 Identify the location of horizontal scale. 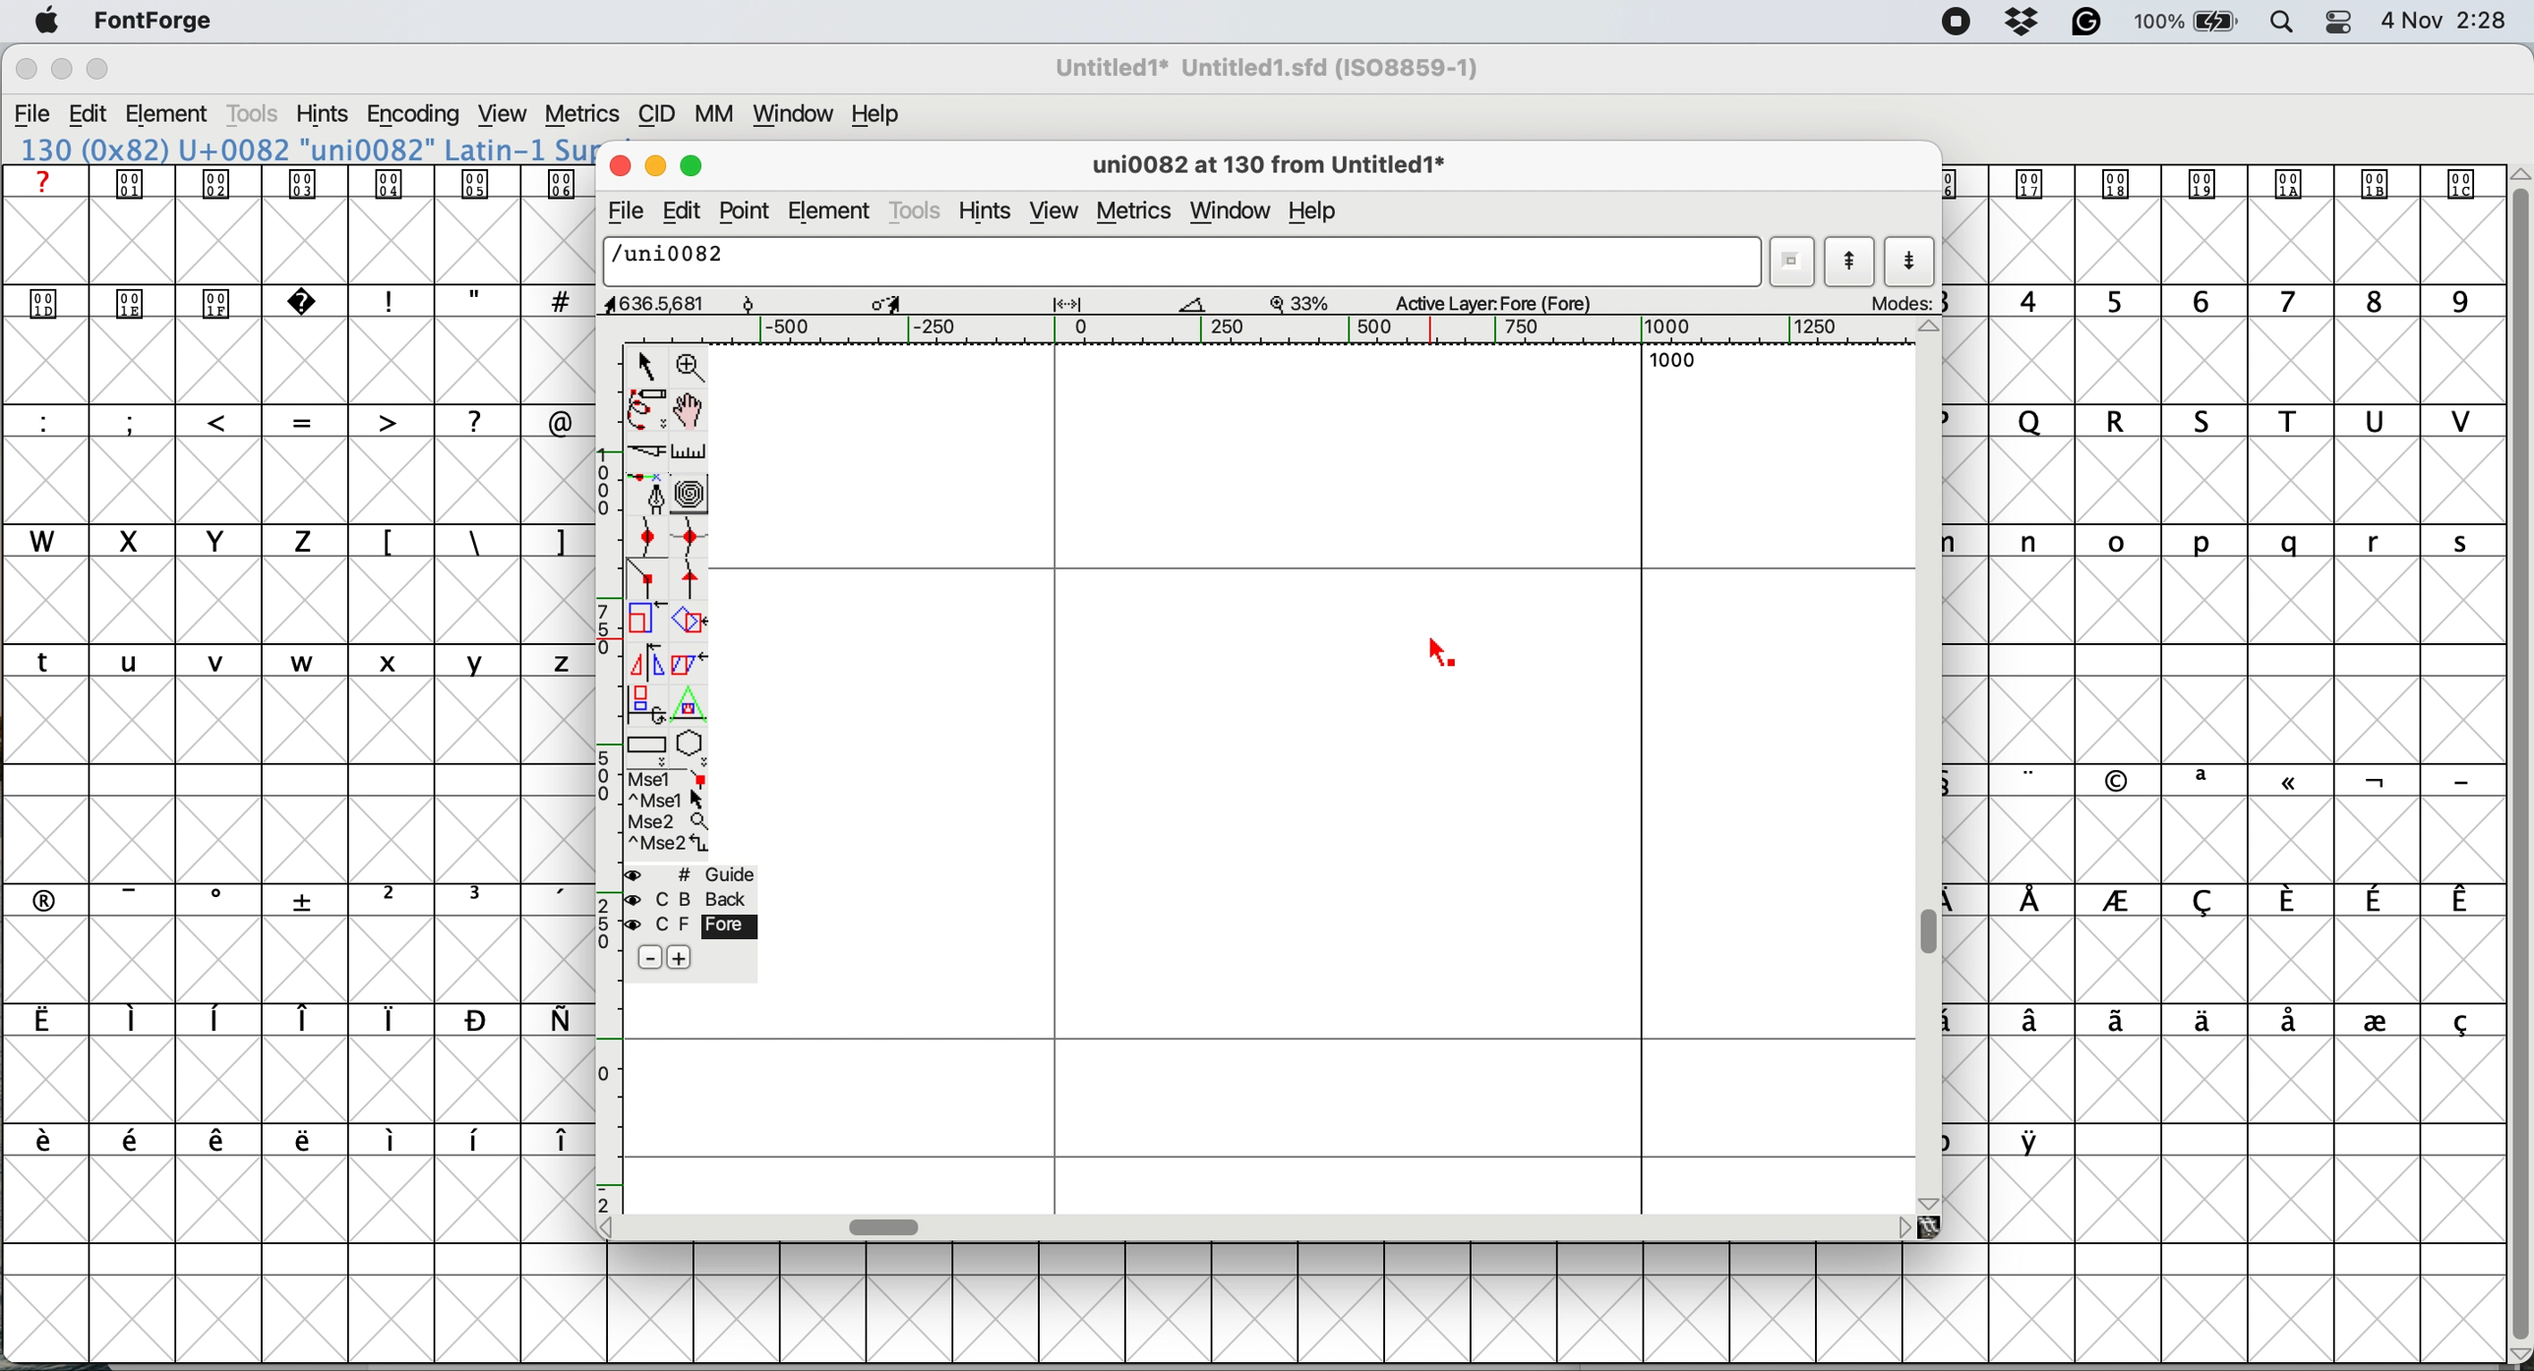
(1297, 331).